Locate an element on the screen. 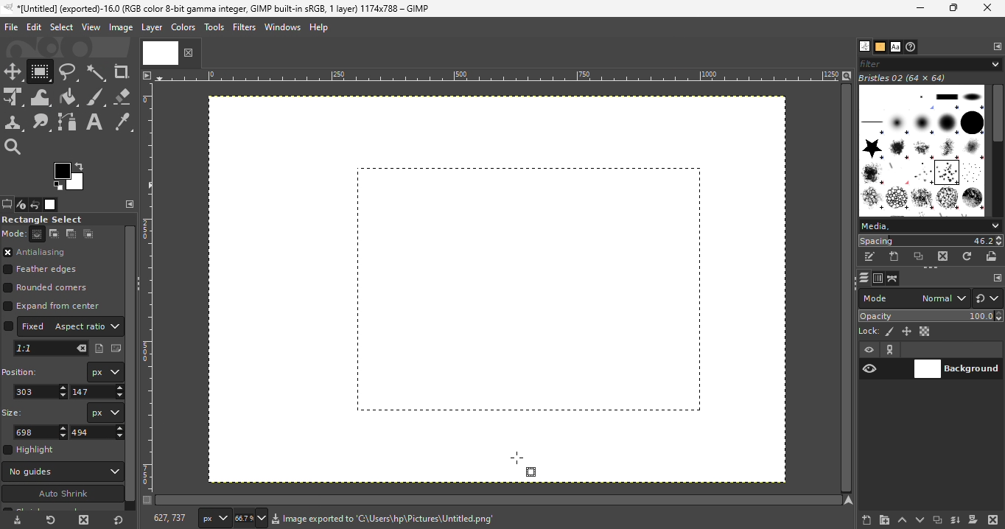 This screenshot has height=529, width=1005. Rounded corners is located at coordinates (52, 289).